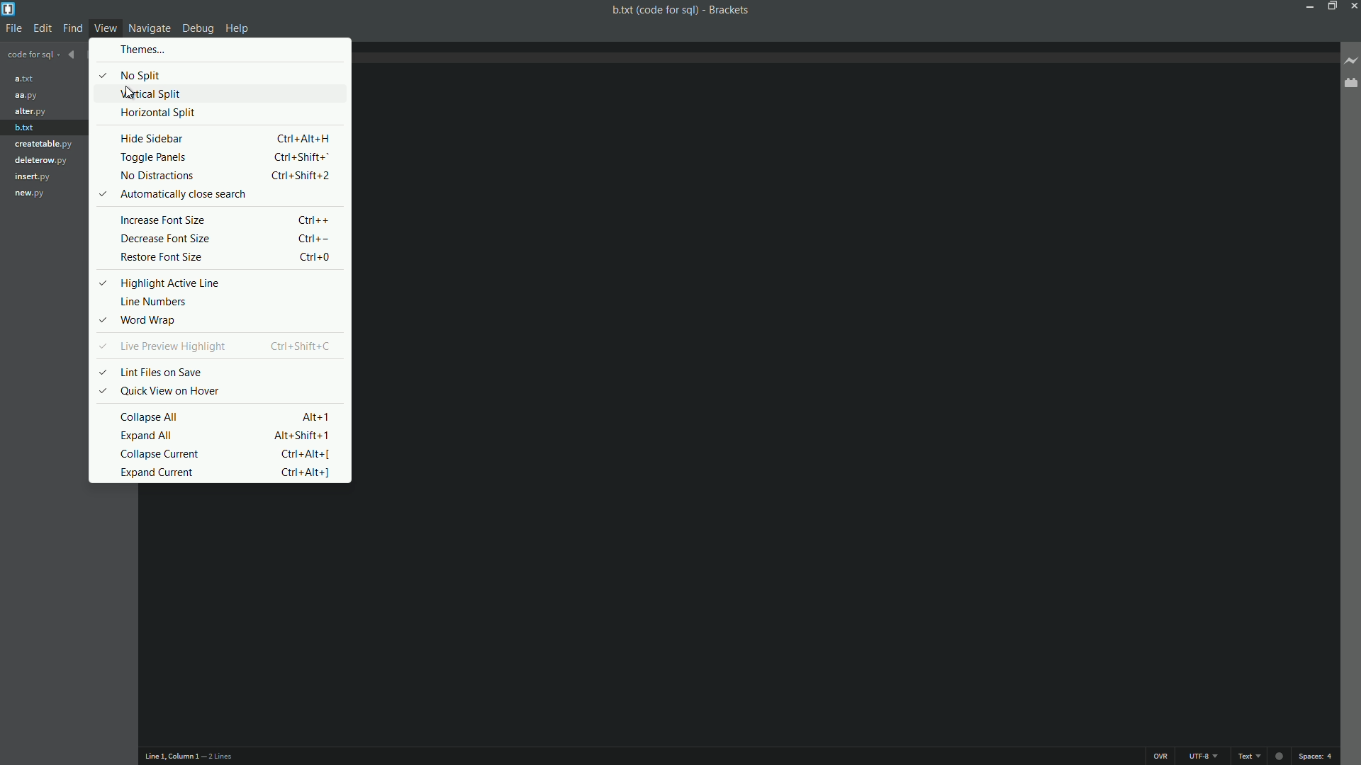  What do you see at coordinates (103, 320) in the screenshot?
I see `Selected` at bounding box center [103, 320].